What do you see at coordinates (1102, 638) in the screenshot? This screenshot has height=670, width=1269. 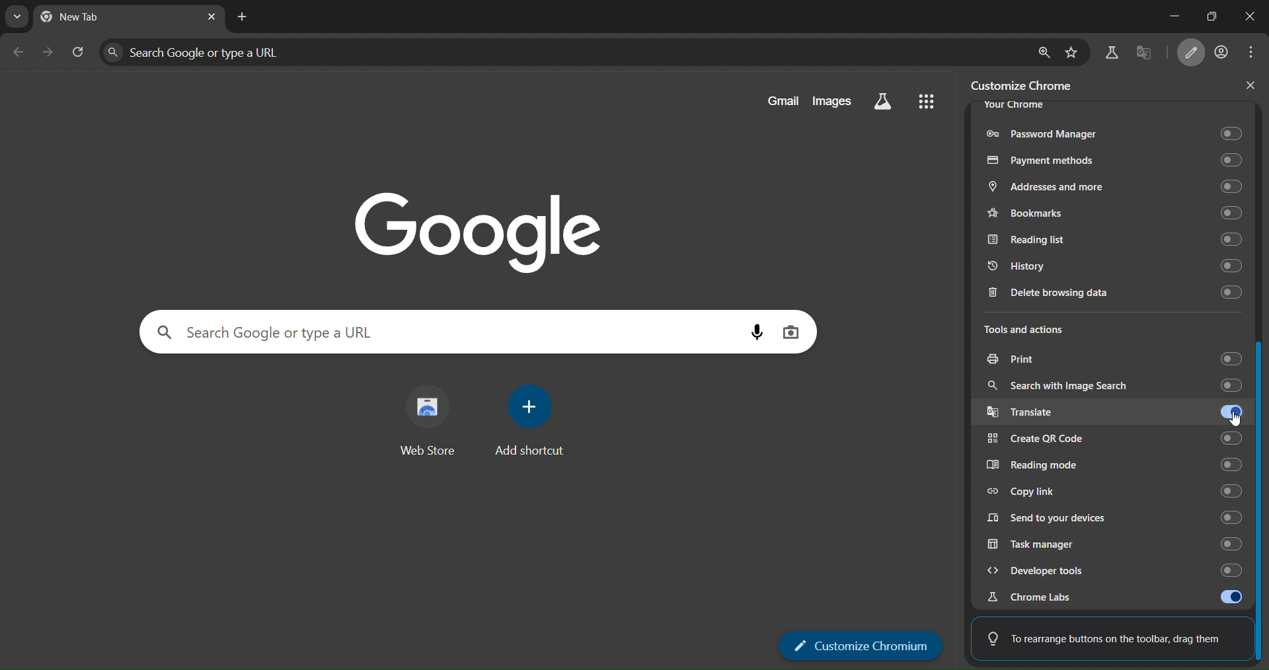 I see `To rearrange buttons on the toolbar, drag them` at bounding box center [1102, 638].